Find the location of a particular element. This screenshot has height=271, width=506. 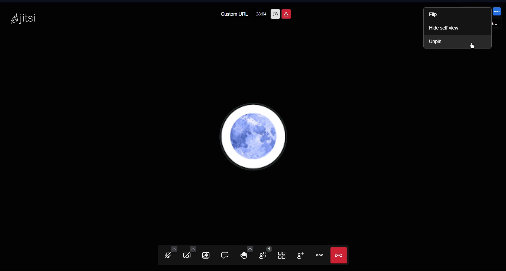

Account PFP is located at coordinates (252, 136).